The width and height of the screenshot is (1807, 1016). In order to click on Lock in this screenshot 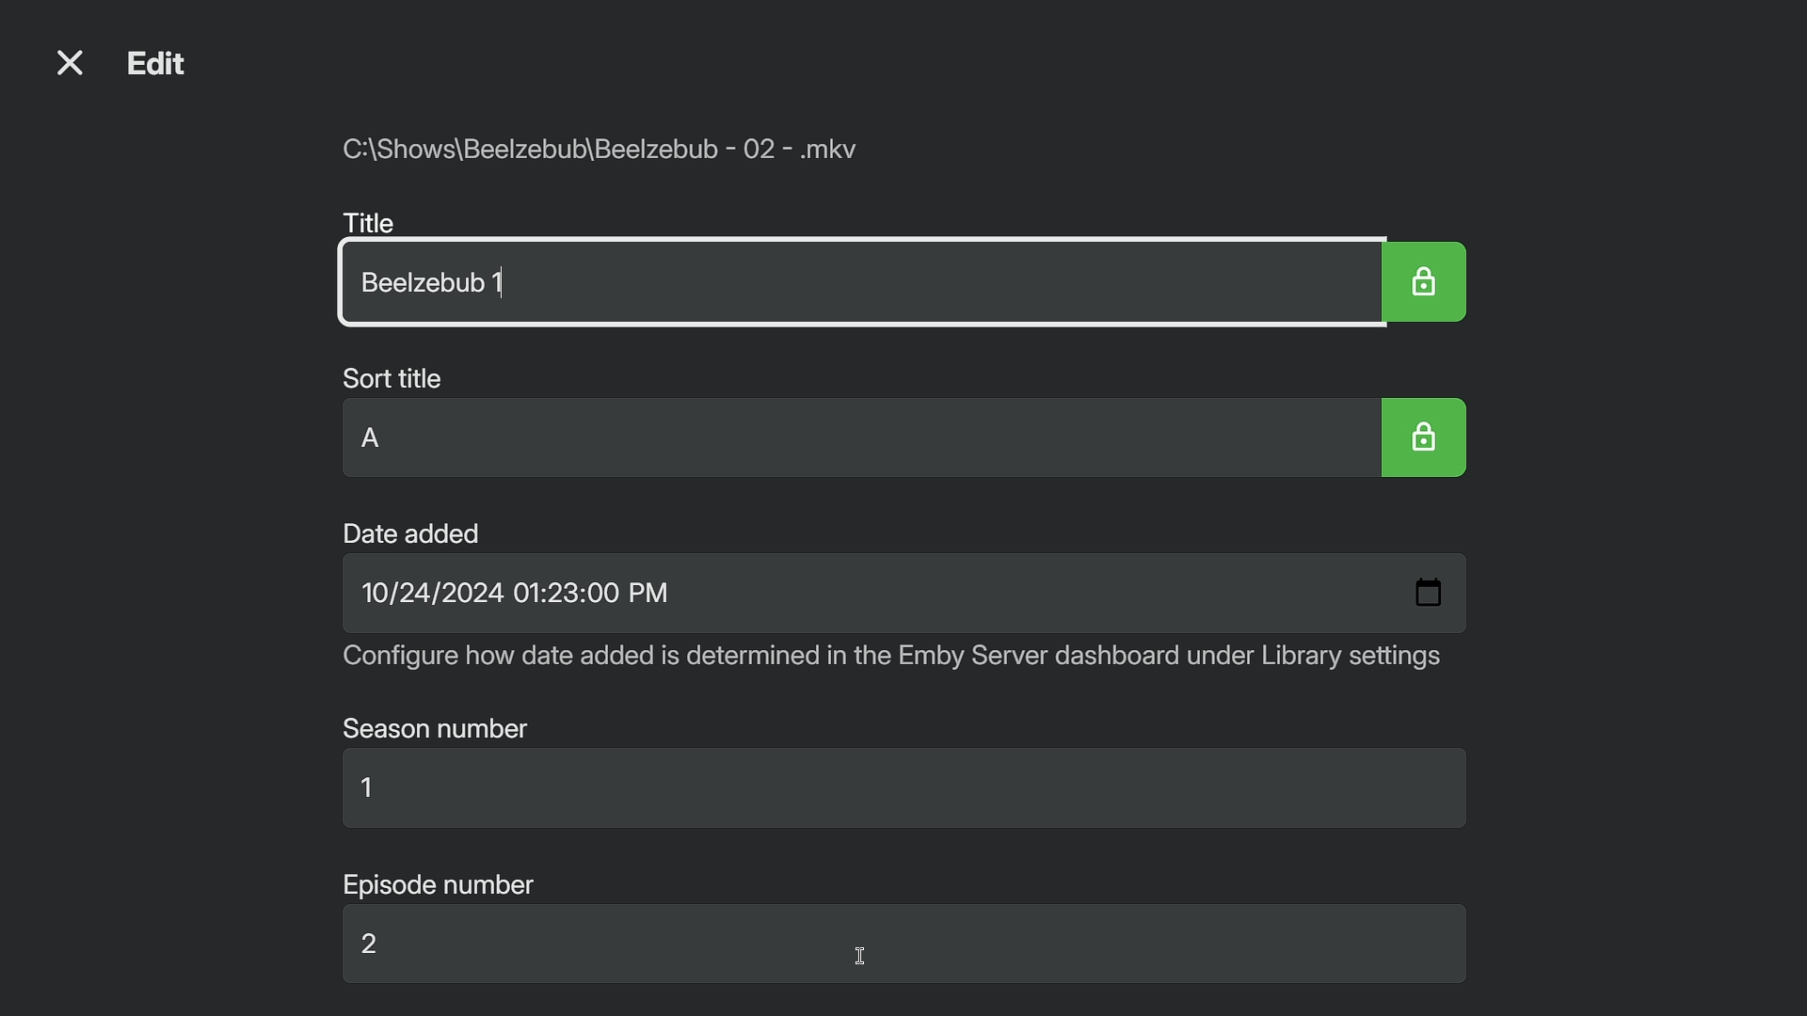, I will do `click(1427, 280)`.